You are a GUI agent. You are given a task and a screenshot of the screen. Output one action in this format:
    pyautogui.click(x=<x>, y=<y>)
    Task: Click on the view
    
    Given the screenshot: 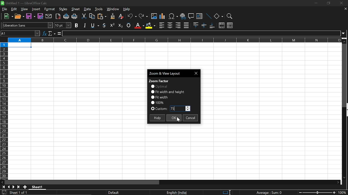 What is the action you would take?
    pyautogui.click(x=25, y=9)
    